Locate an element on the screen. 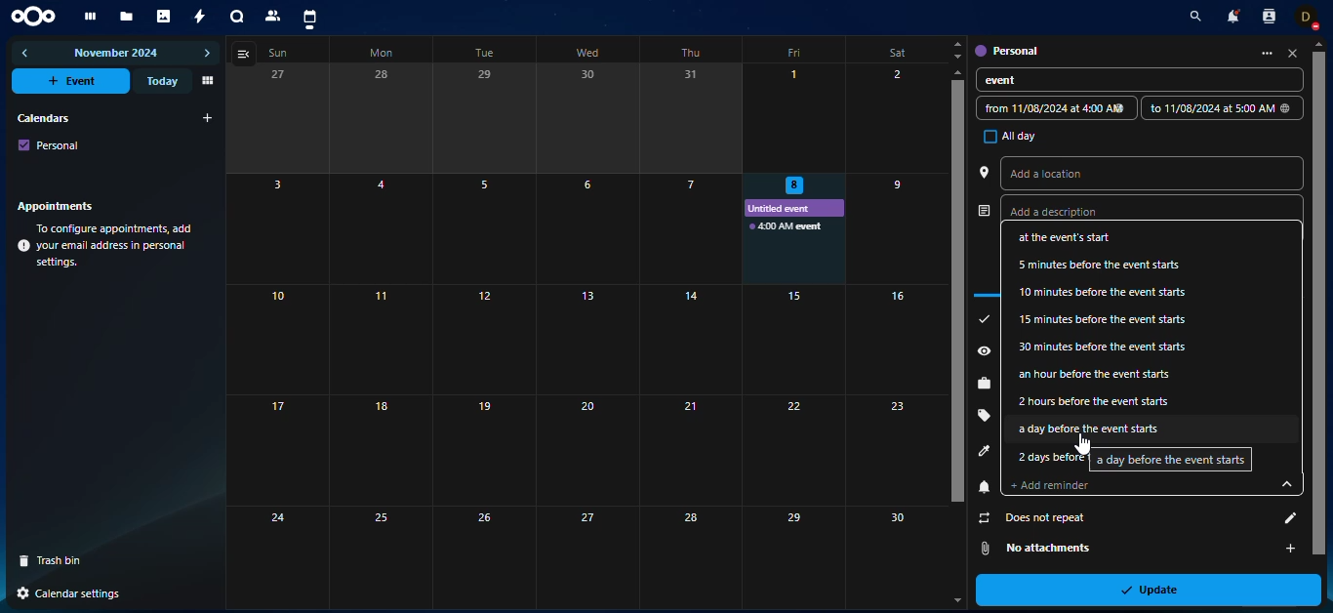 The height and width of the screenshot is (613, 1333). today is located at coordinates (160, 81).